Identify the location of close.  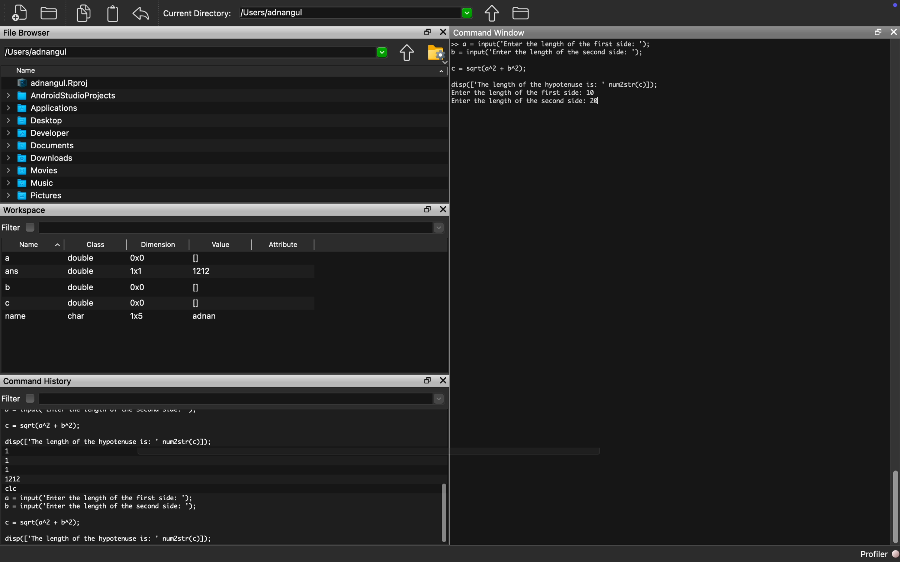
(443, 32).